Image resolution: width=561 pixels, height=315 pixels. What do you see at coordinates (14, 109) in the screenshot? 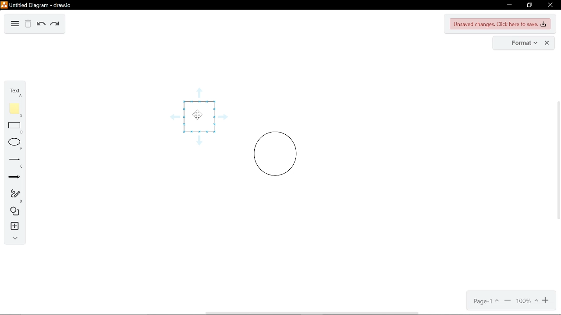
I see `note` at bounding box center [14, 109].